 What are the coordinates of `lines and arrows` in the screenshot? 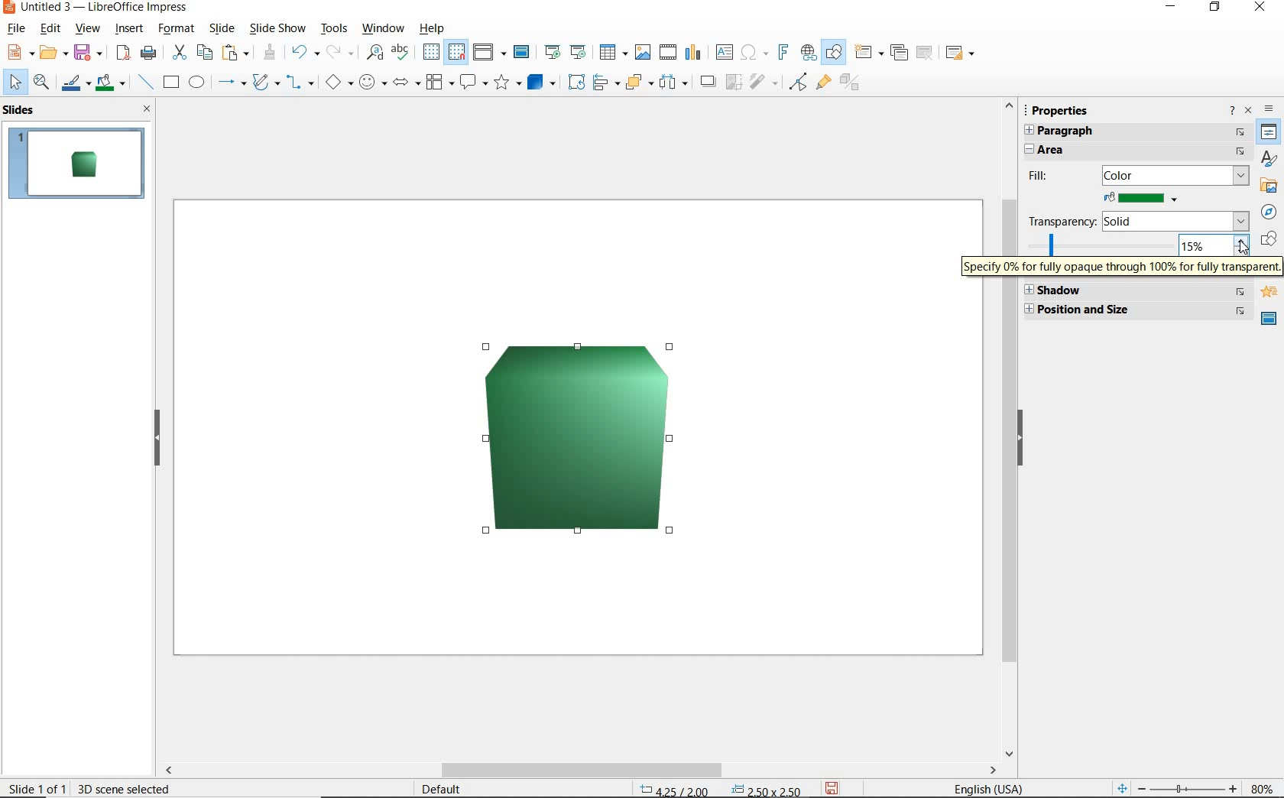 It's located at (232, 83).